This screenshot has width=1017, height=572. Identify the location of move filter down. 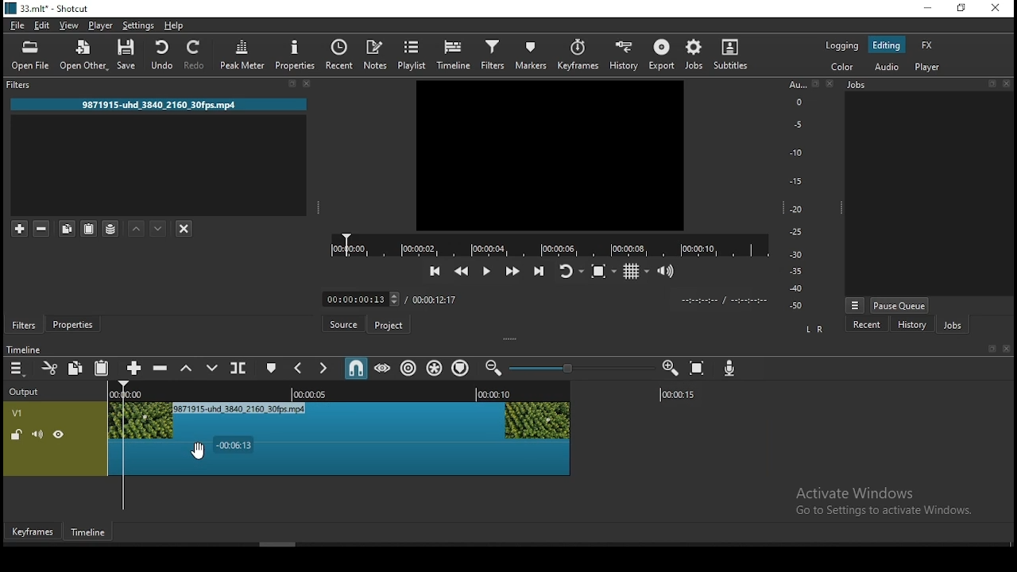
(160, 227).